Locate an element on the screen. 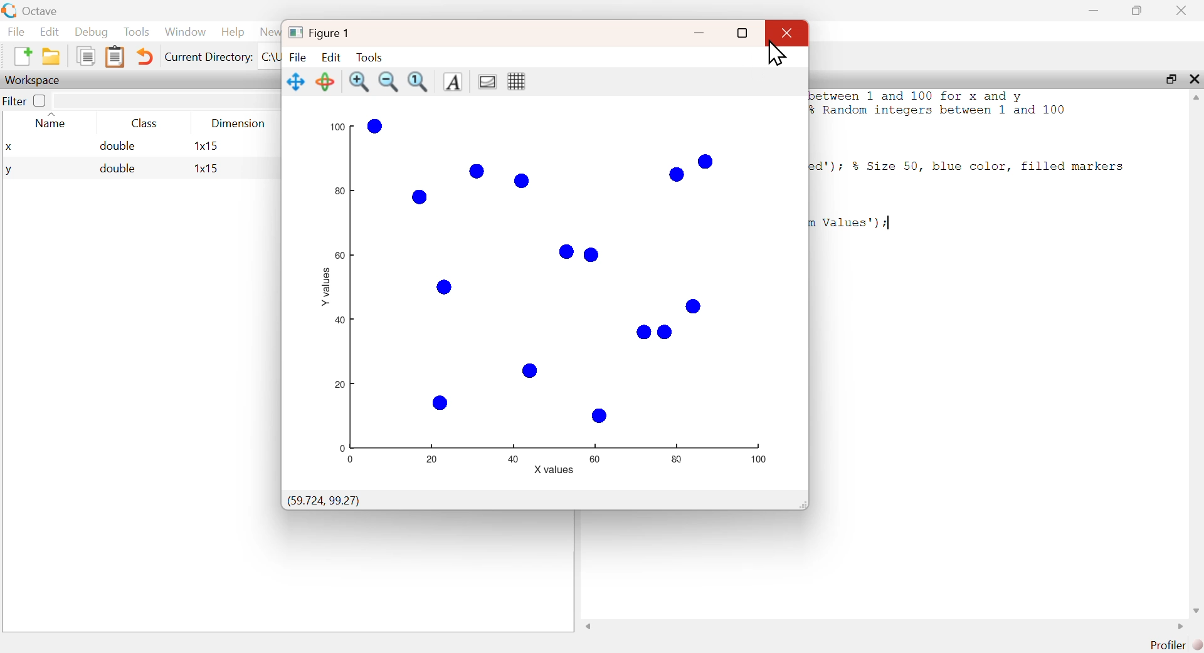 This screenshot has width=1204, height=653. double is located at coordinates (117, 168).